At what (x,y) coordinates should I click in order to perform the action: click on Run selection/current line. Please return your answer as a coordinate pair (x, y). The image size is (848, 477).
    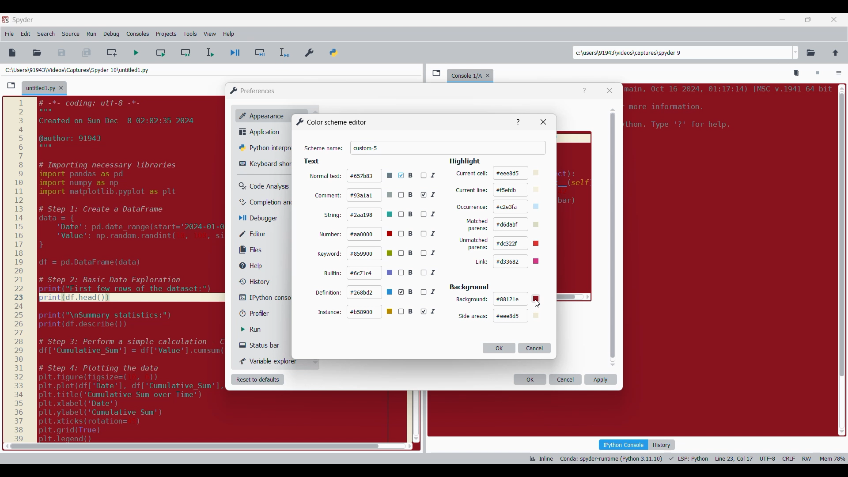
    Looking at the image, I should click on (209, 53).